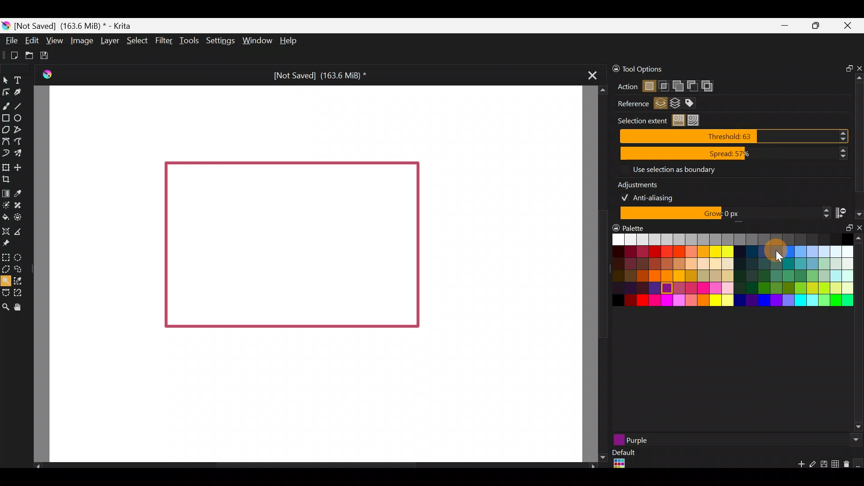 Image resolution: width=864 pixels, height=486 pixels. I want to click on Selection extent, so click(641, 121).